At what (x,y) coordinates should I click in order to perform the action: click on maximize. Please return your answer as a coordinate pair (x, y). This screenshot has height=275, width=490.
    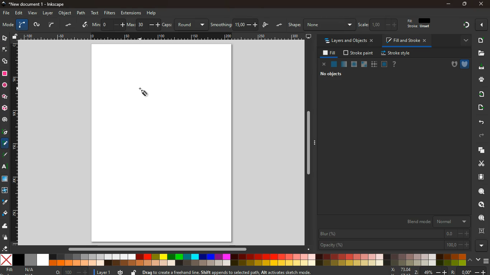
    Looking at the image, I should click on (465, 5).